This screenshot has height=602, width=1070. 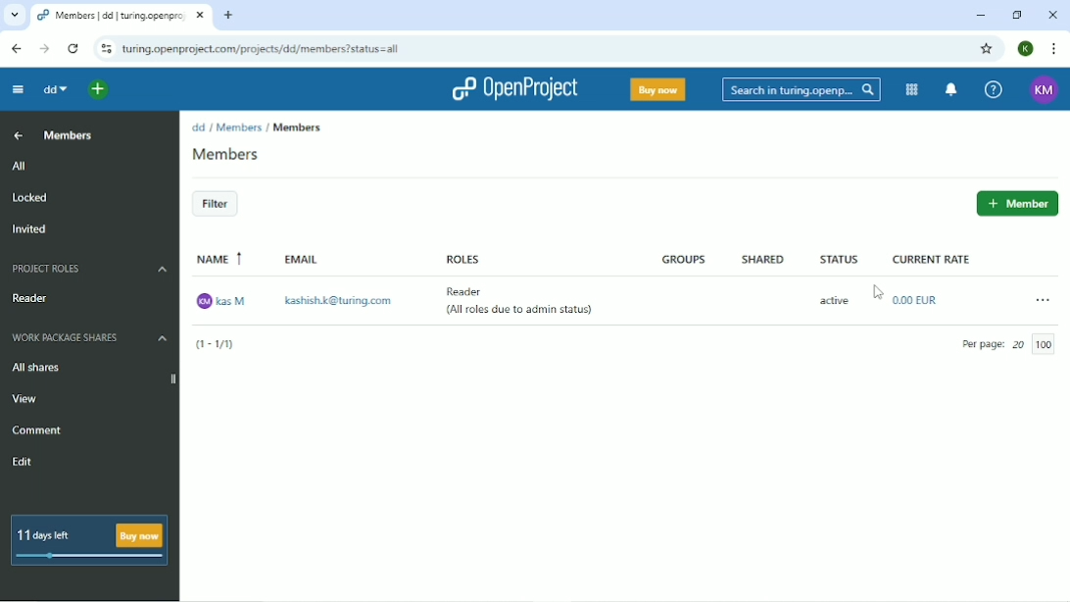 I want to click on members, so click(x=303, y=125).